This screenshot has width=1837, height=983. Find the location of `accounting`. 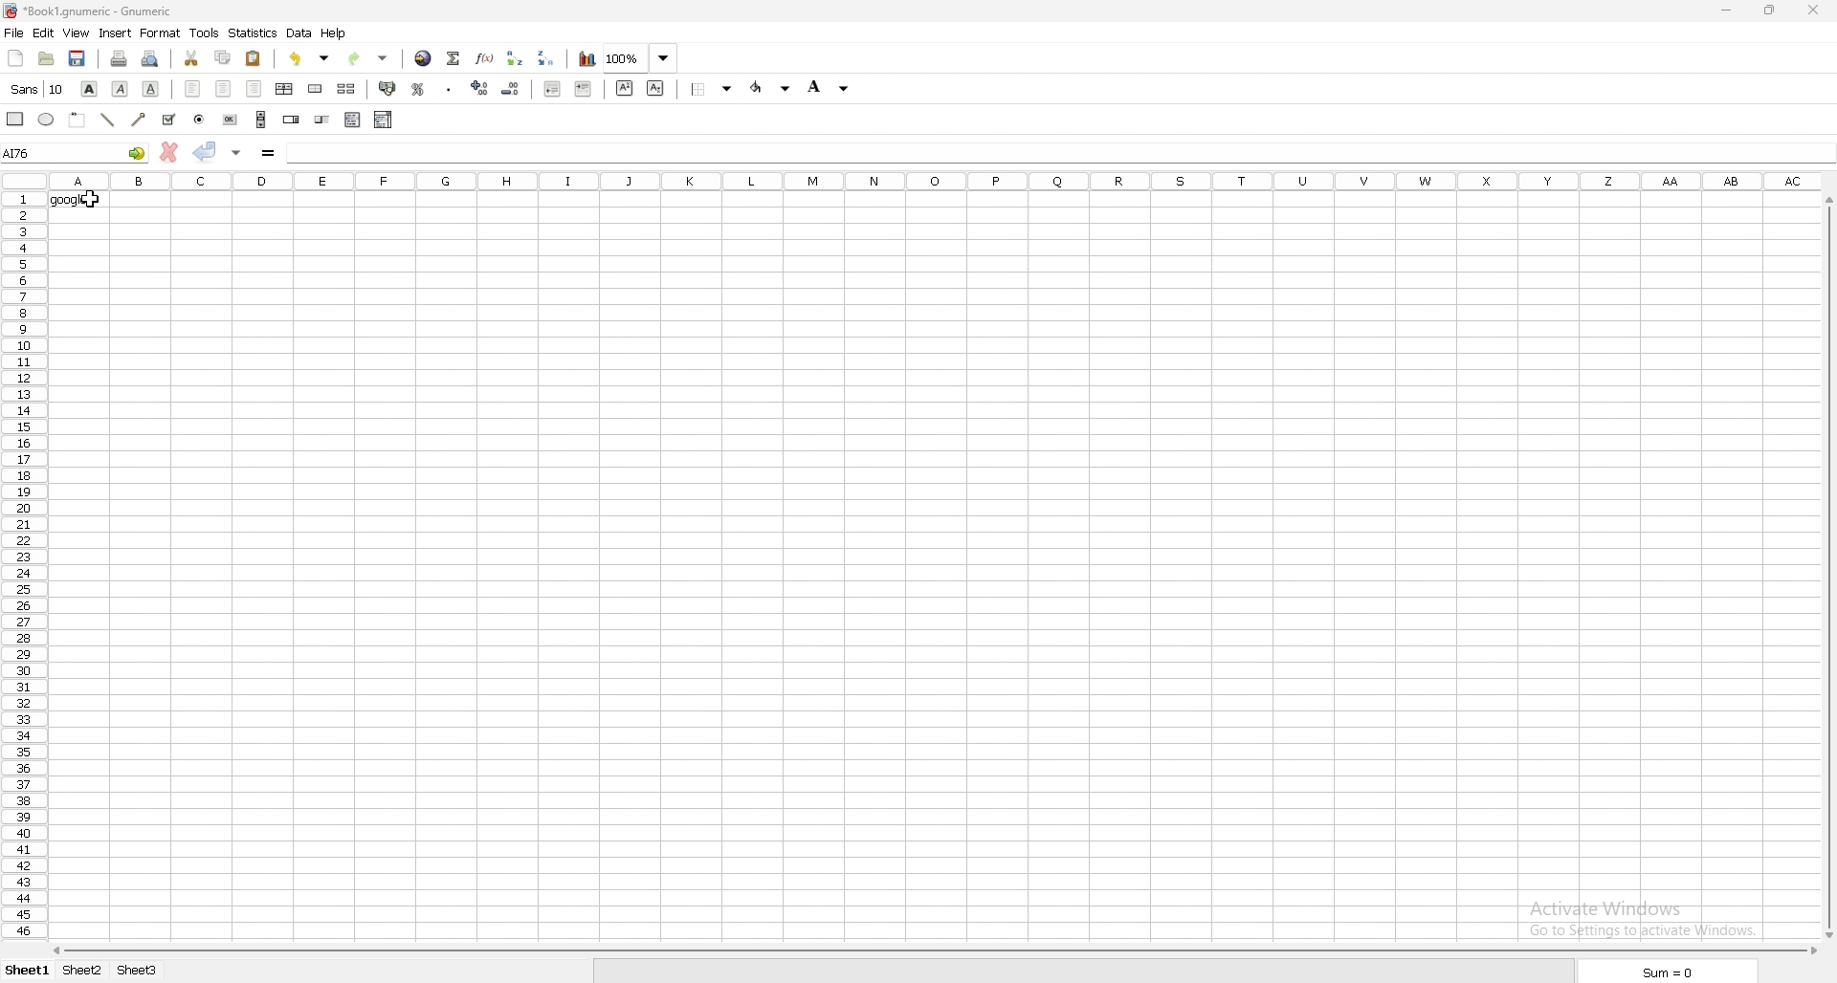

accounting is located at coordinates (388, 87).